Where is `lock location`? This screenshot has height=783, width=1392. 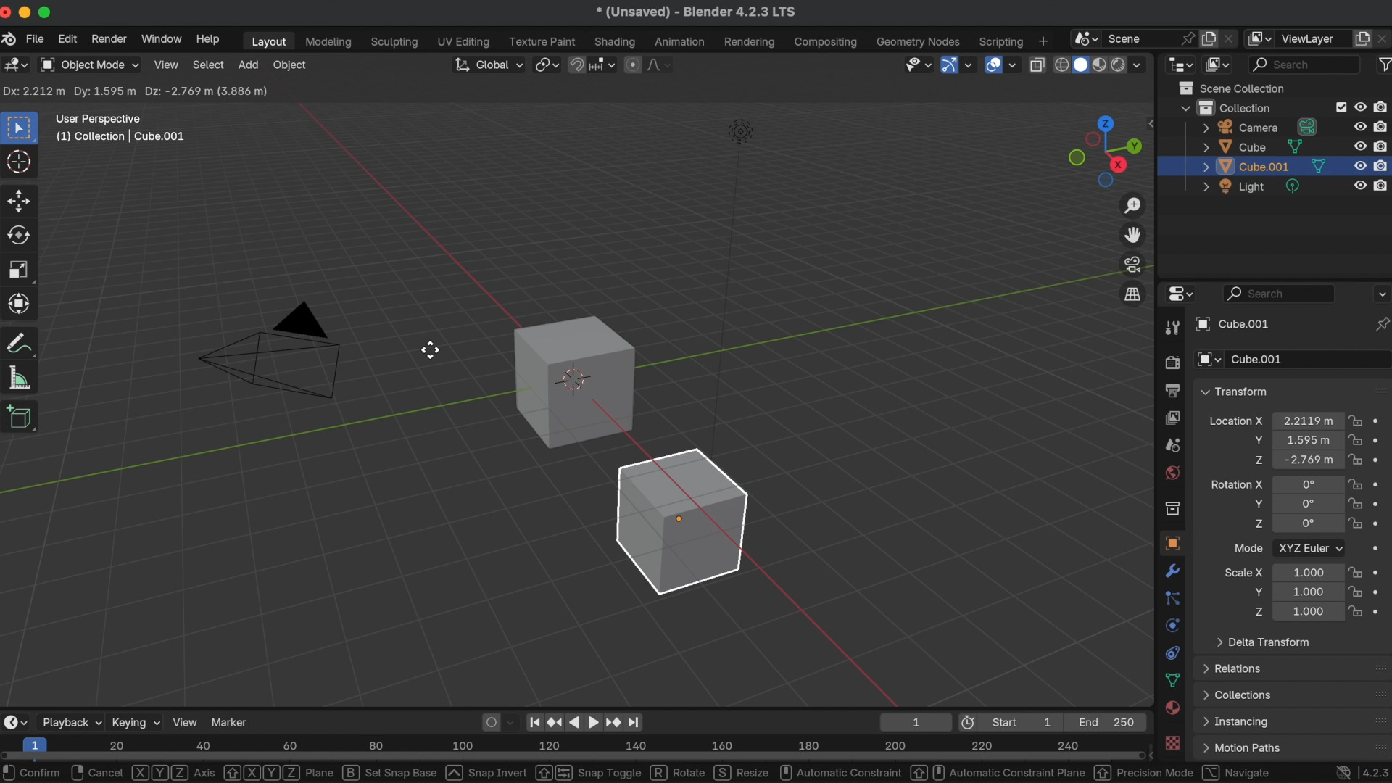
lock location is located at coordinates (1356, 460).